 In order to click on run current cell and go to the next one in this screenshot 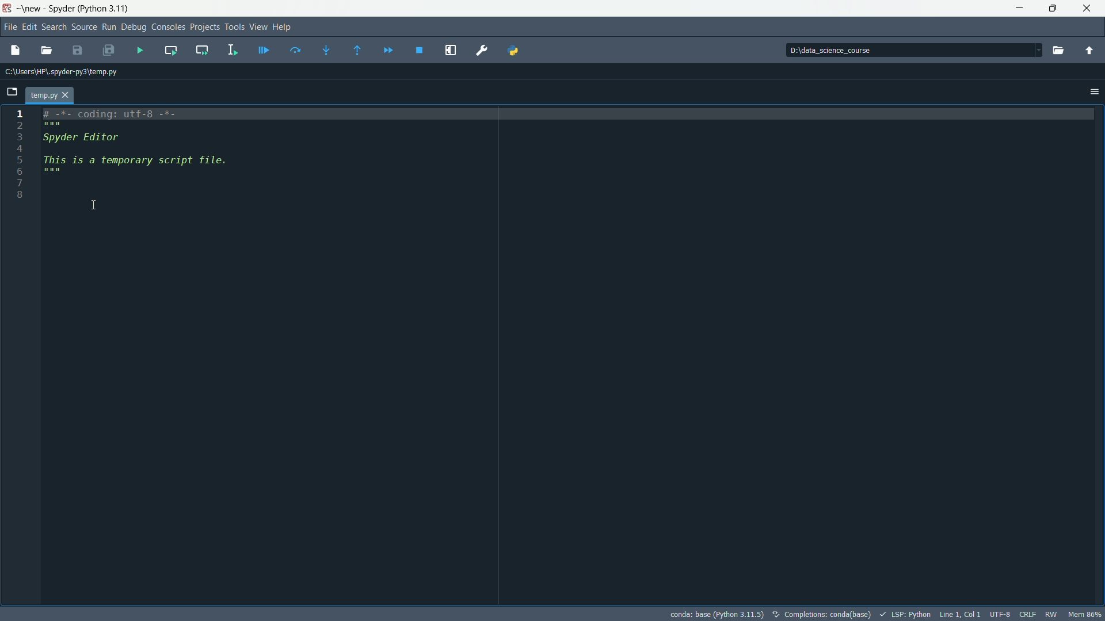, I will do `click(203, 51)`.